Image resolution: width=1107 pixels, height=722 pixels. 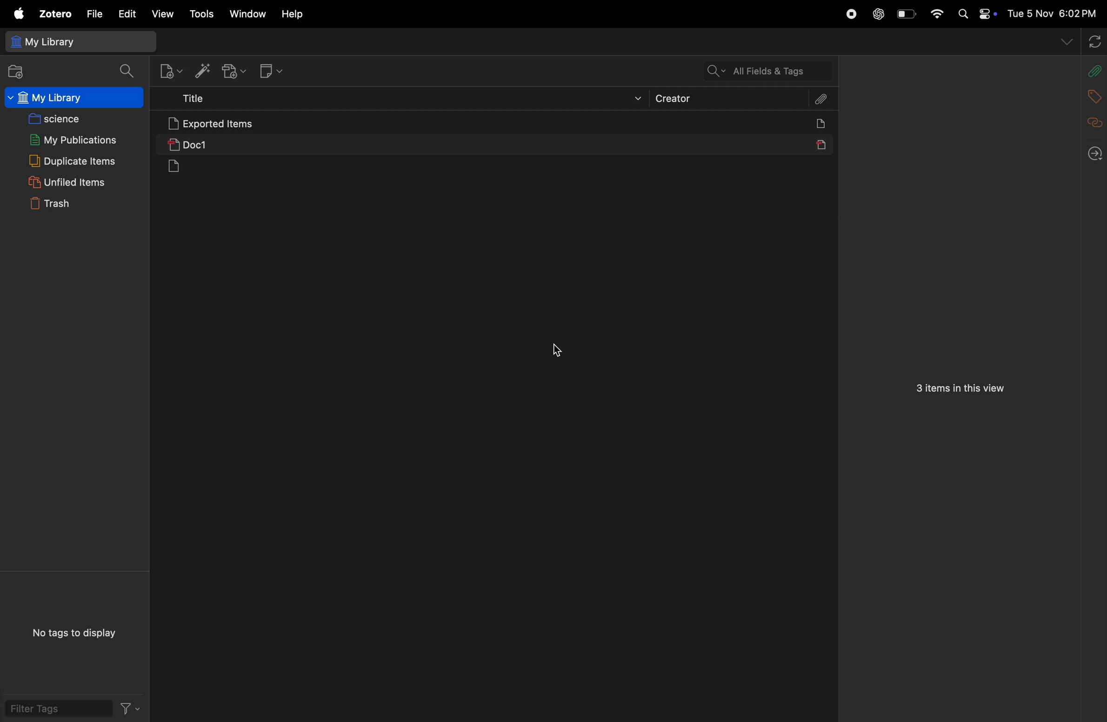 What do you see at coordinates (728, 98) in the screenshot?
I see `creator` at bounding box center [728, 98].